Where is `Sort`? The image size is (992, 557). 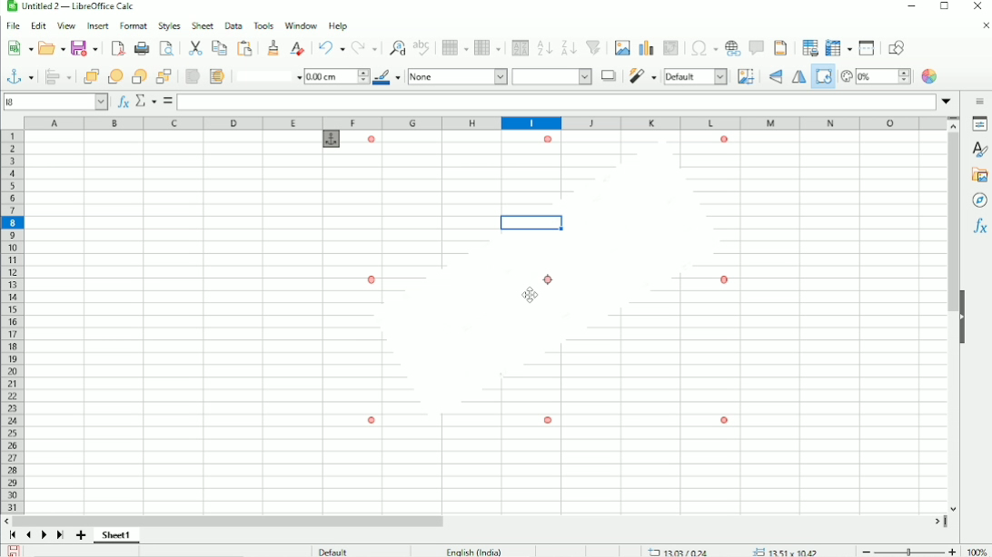 Sort is located at coordinates (520, 48).